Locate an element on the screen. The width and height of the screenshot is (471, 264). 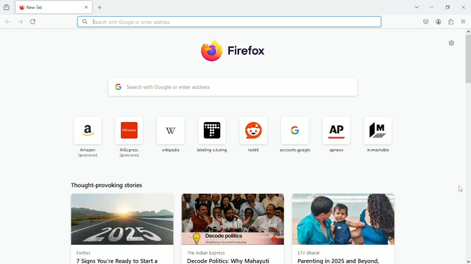
scroll down is located at coordinates (468, 261).